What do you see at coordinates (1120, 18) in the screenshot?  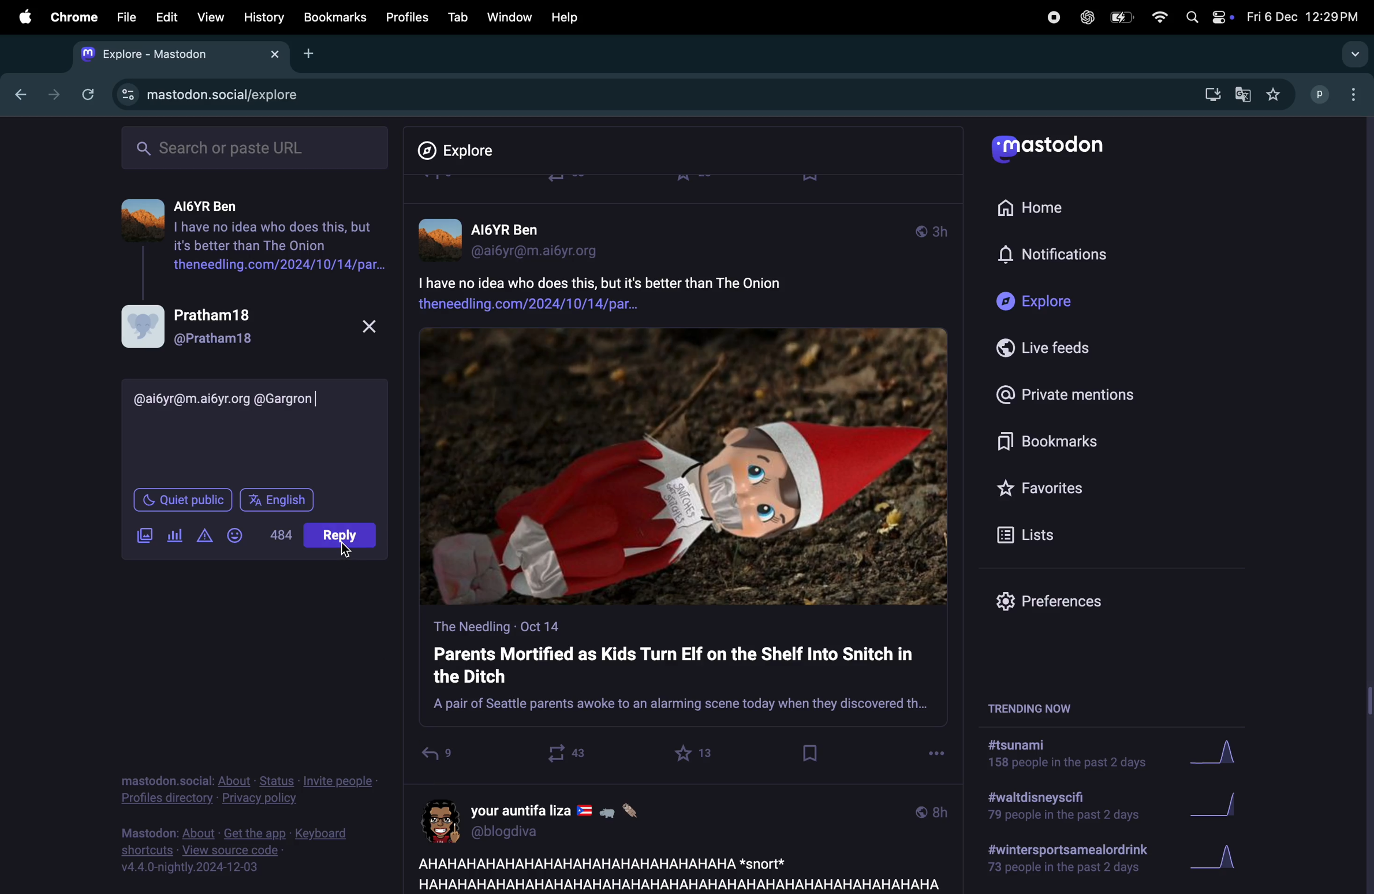 I see `battery` at bounding box center [1120, 18].